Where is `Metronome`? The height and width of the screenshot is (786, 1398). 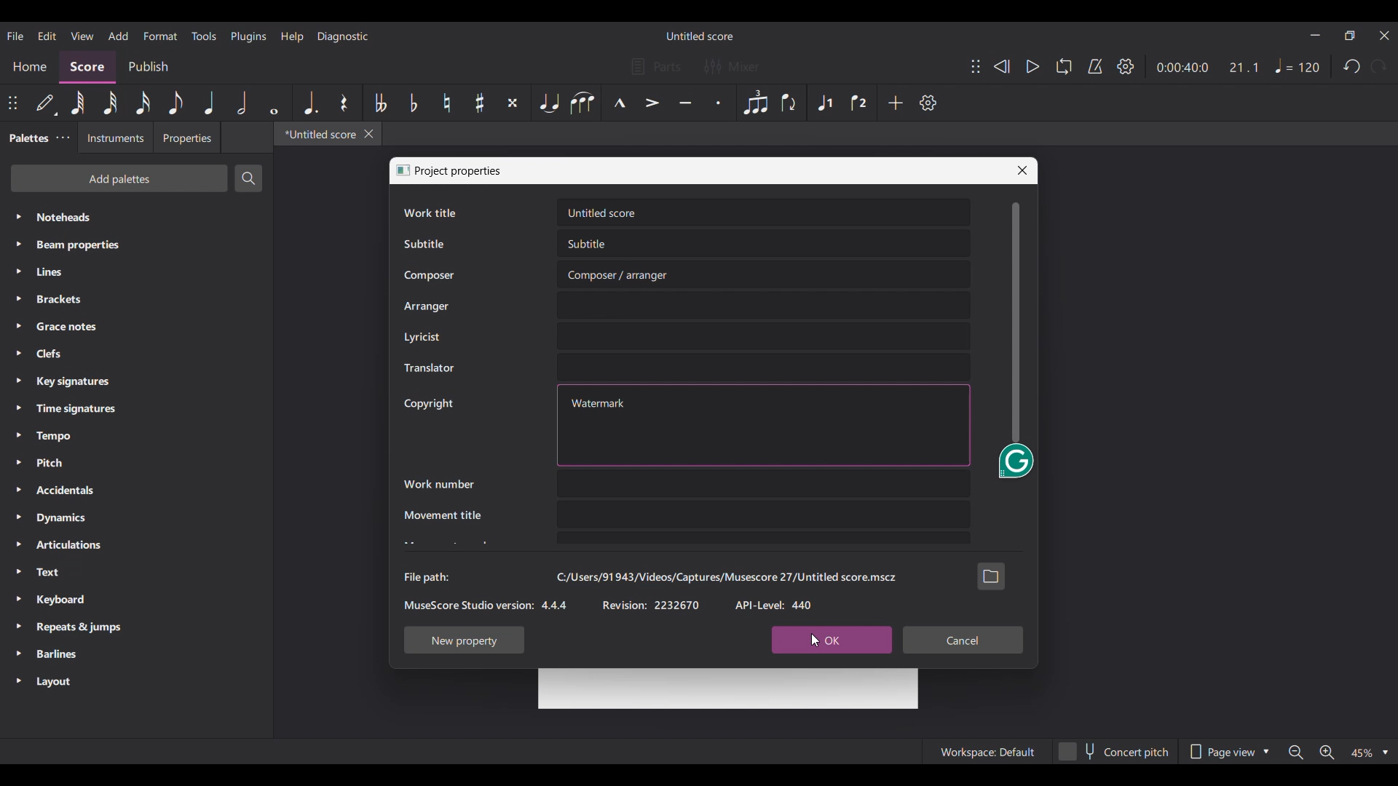 Metronome is located at coordinates (1095, 67).